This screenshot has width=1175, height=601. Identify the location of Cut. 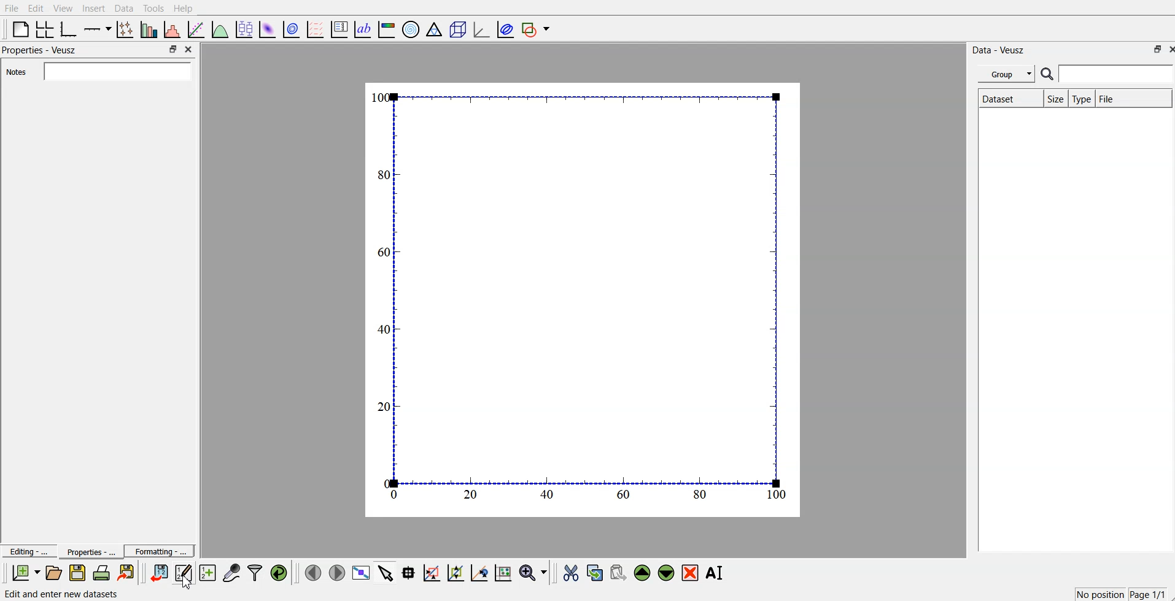
(571, 572).